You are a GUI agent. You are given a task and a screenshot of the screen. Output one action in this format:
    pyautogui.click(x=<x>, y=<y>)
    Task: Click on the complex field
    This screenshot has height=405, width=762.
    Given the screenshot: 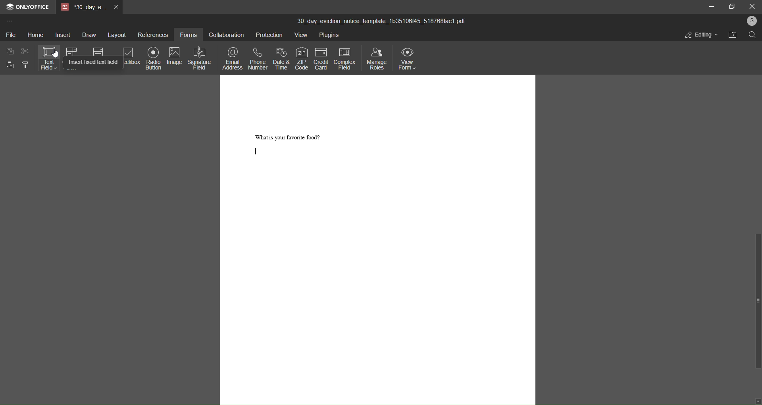 What is the action you would take?
    pyautogui.click(x=343, y=58)
    